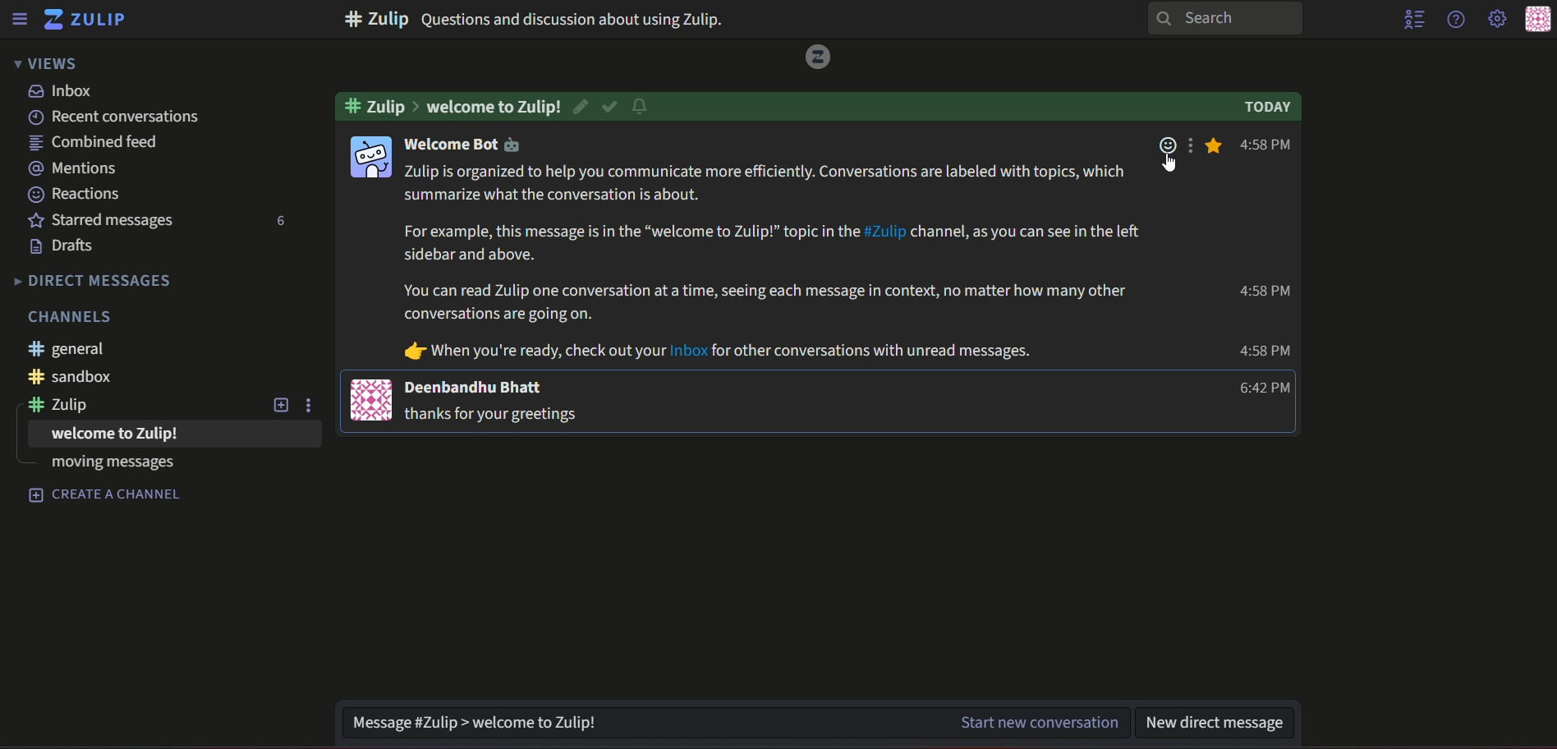 The height and width of the screenshot is (749, 1557). What do you see at coordinates (1265, 107) in the screenshot?
I see `Today` at bounding box center [1265, 107].